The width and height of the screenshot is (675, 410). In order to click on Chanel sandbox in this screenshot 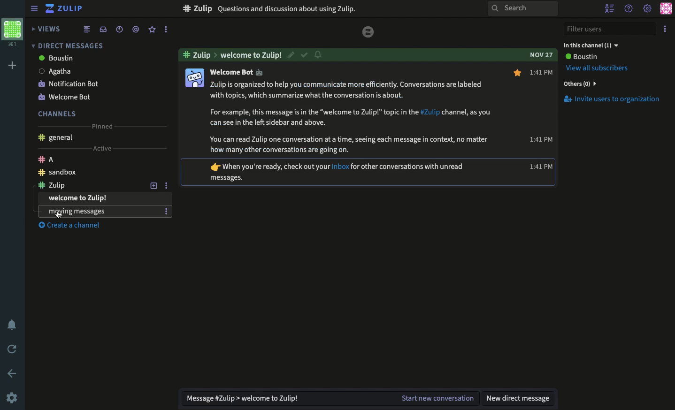, I will do `click(89, 172)`.